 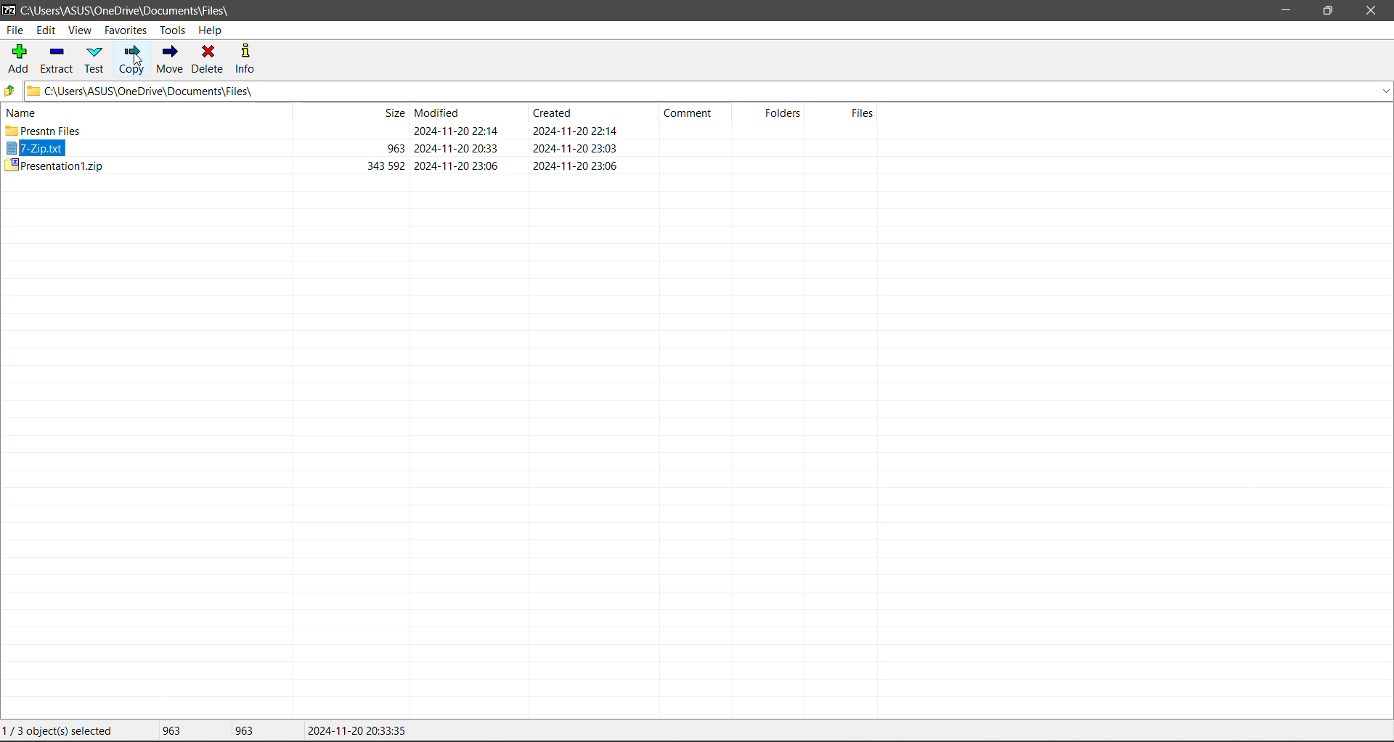 I want to click on Info, so click(x=246, y=57).